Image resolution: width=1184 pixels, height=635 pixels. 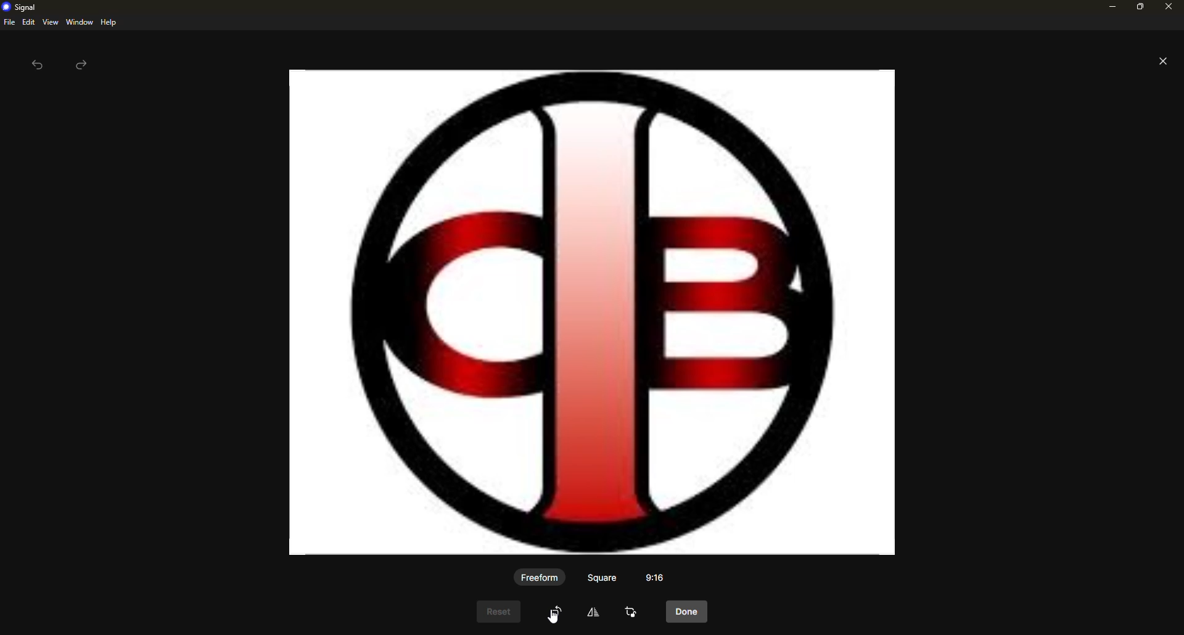 I want to click on view, so click(x=51, y=23).